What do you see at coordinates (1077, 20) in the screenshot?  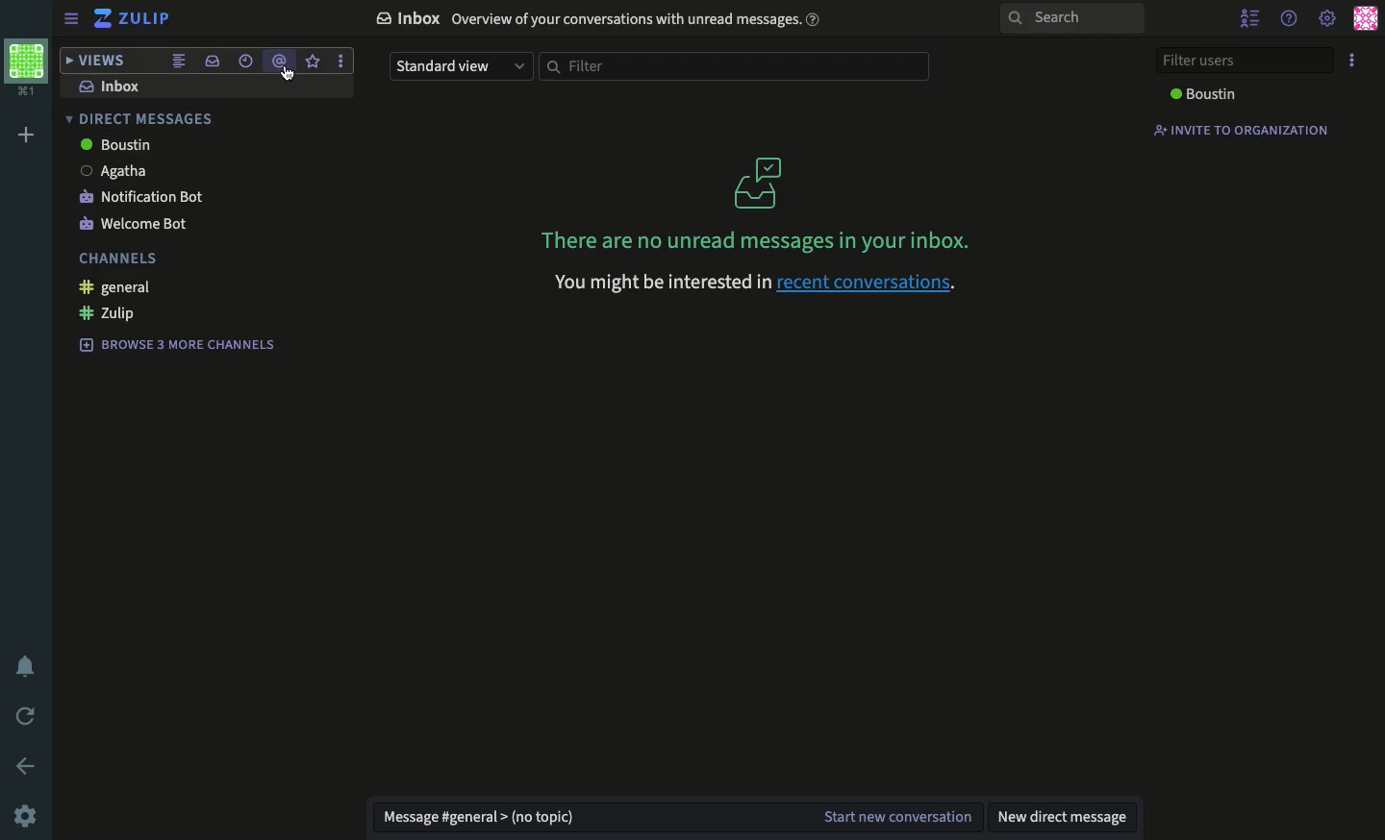 I see `search` at bounding box center [1077, 20].